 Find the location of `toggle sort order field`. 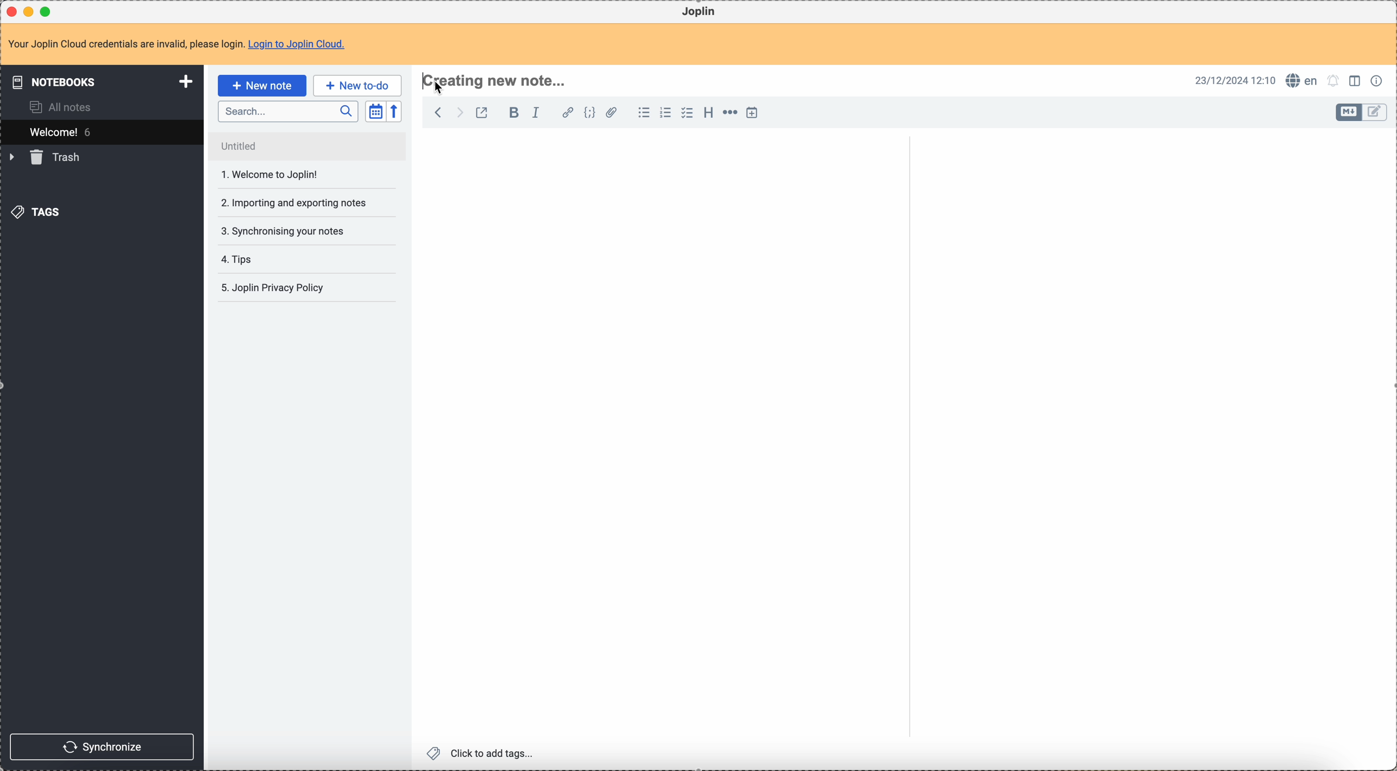

toggle sort order field is located at coordinates (375, 111).